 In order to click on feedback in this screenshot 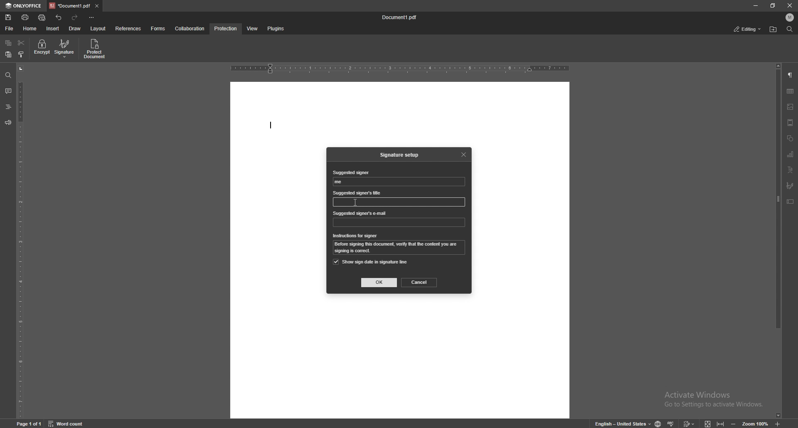, I will do `click(7, 123)`.